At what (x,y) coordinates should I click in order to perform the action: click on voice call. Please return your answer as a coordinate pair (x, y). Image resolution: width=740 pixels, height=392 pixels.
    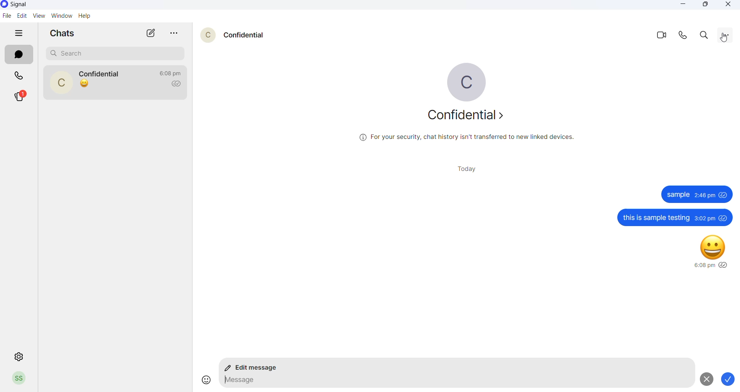
    Looking at the image, I should click on (681, 36).